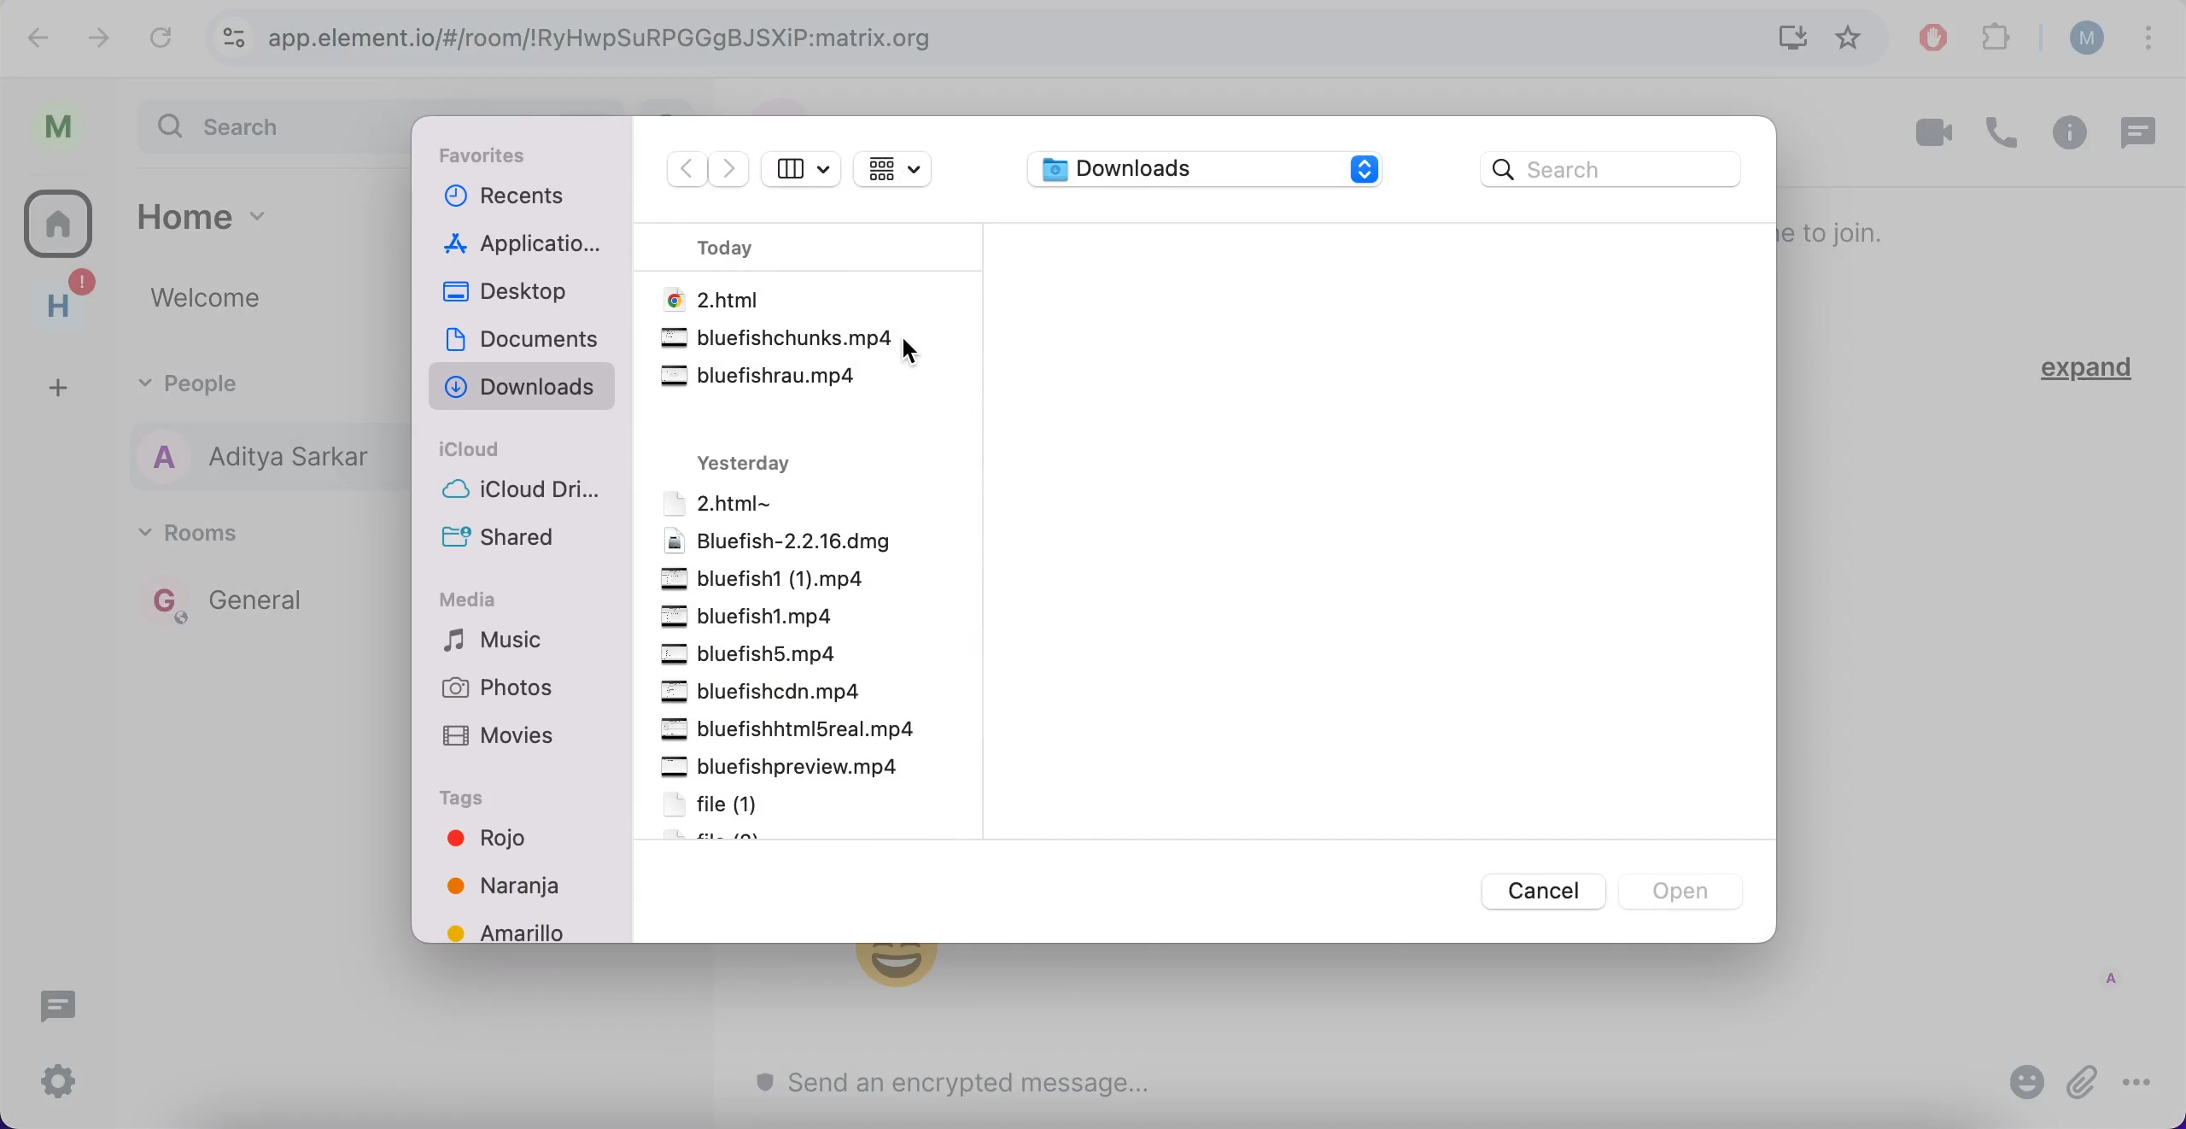  I want to click on cancel, so click(1542, 891).